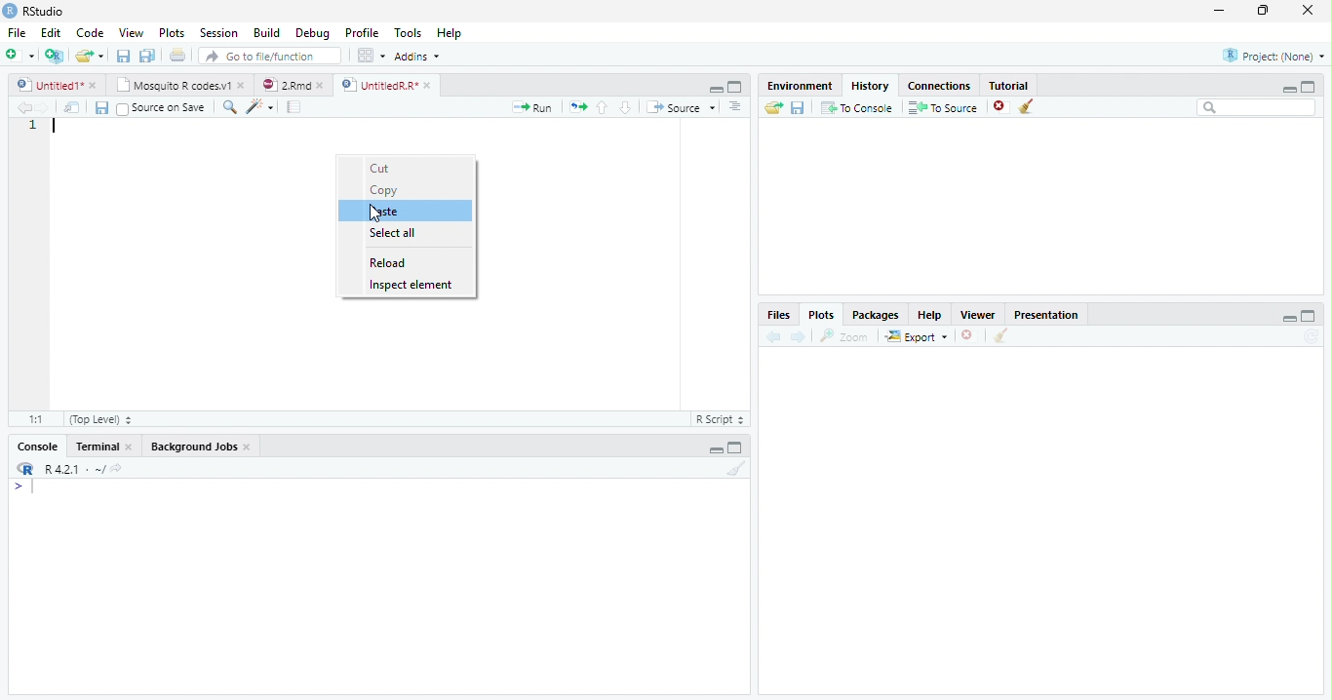 The width and height of the screenshot is (1332, 700). Describe the element at coordinates (1000, 336) in the screenshot. I see `Clean` at that location.